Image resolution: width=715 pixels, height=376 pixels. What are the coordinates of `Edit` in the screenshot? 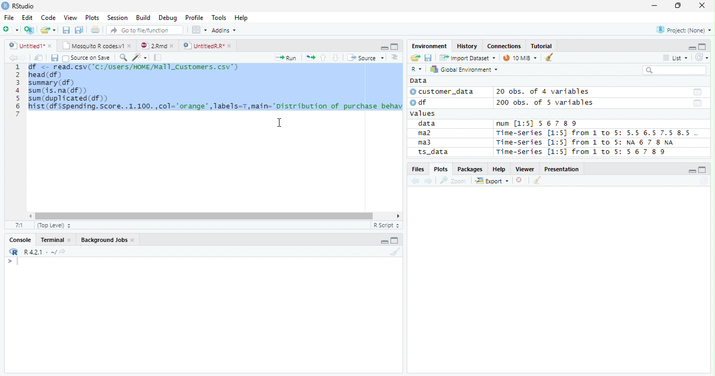 It's located at (27, 17).